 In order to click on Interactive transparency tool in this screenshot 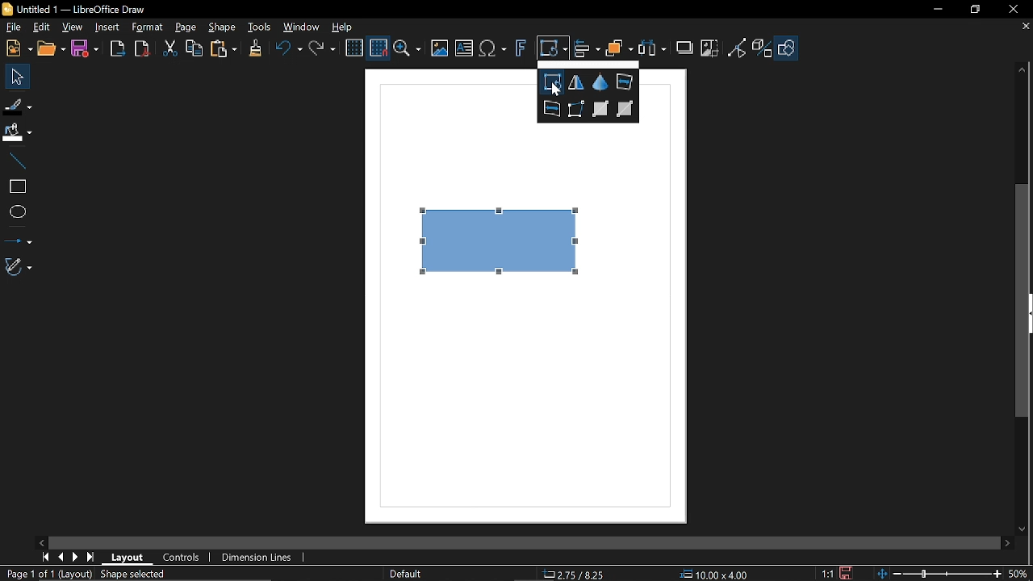, I will do `click(601, 108)`.